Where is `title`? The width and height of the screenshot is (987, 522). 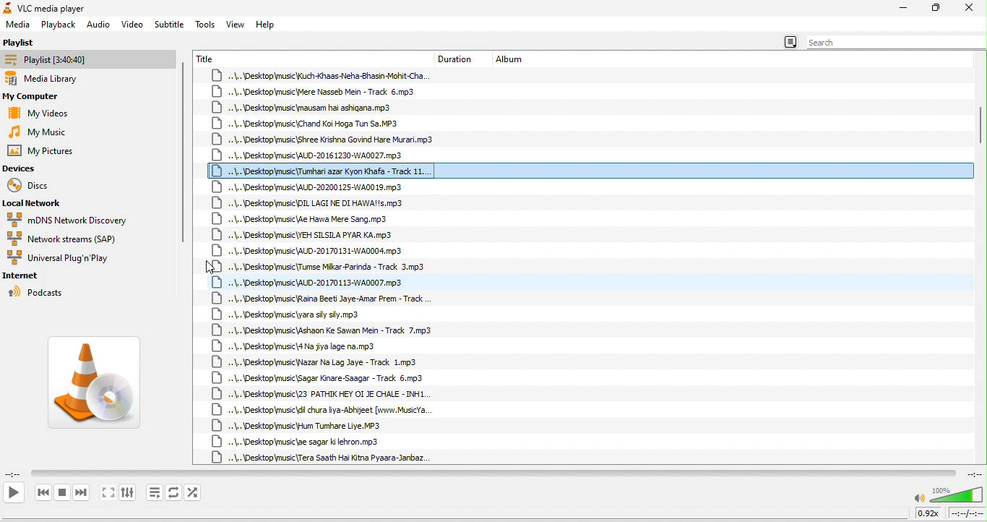
title is located at coordinates (208, 58).